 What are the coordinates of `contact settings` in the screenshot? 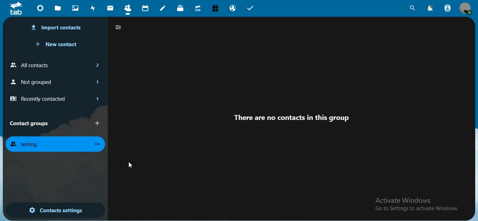 It's located at (56, 211).